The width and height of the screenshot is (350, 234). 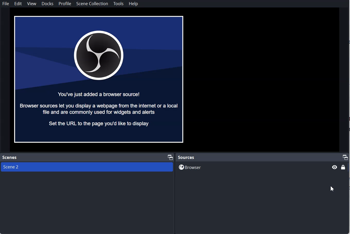 What do you see at coordinates (65, 4) in the screenshot?
I see `Profile` at bounding box center [65, 4].